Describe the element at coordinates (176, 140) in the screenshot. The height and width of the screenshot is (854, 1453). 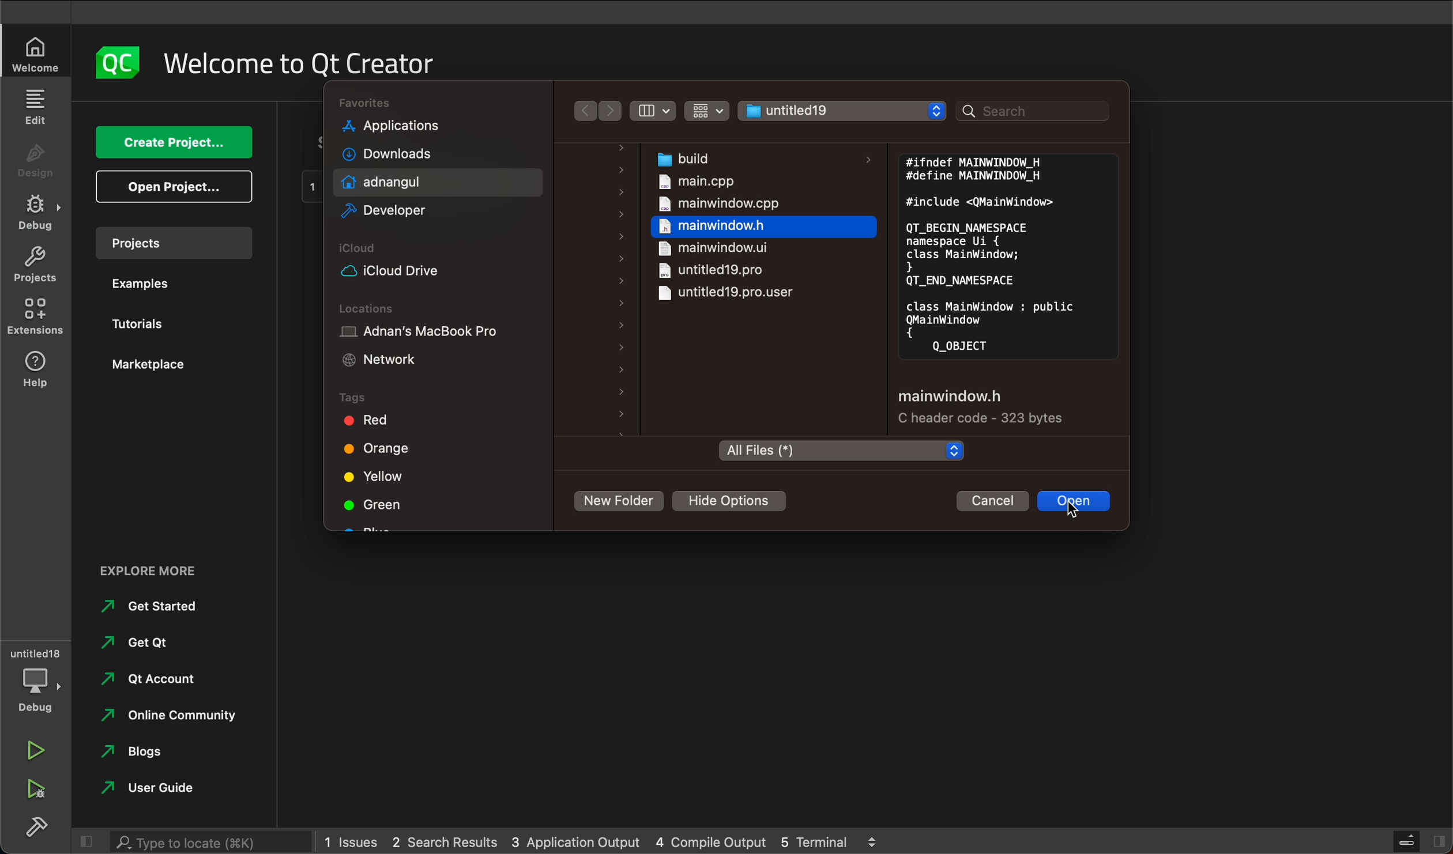
I see `create ` at that location.